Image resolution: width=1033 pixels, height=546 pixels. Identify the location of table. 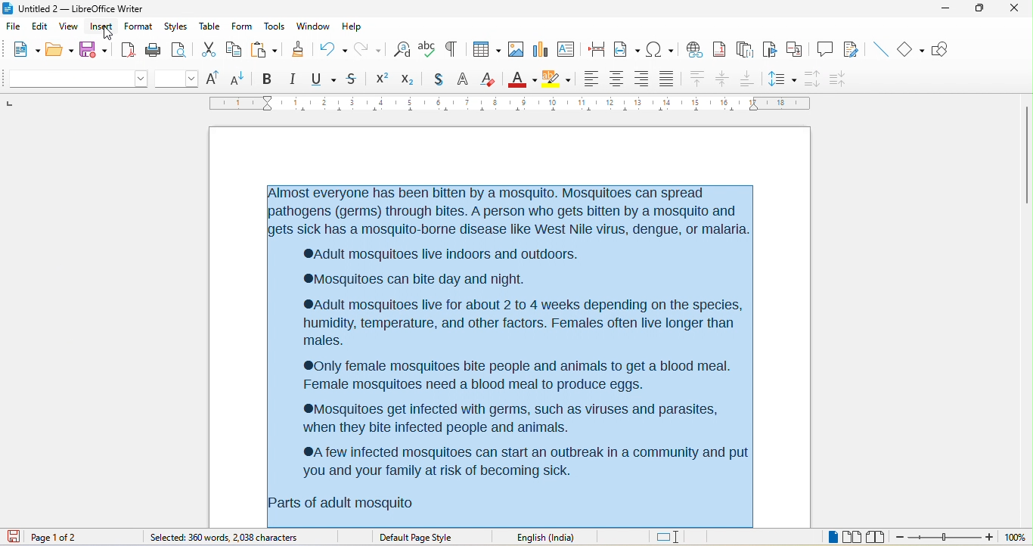
(485, 48).